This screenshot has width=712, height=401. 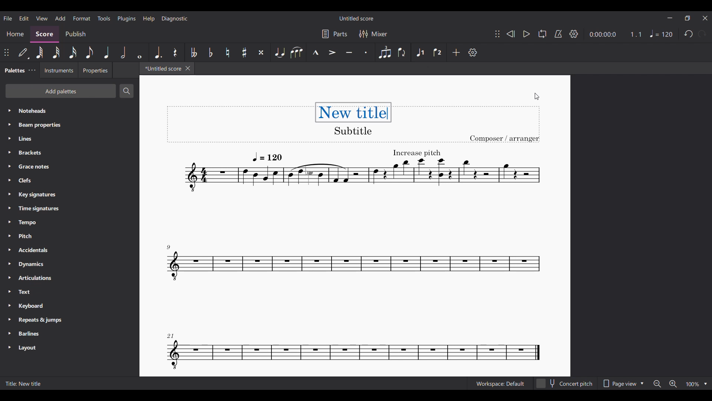 I want to click on Zoom out, so click(x=657, y=384).